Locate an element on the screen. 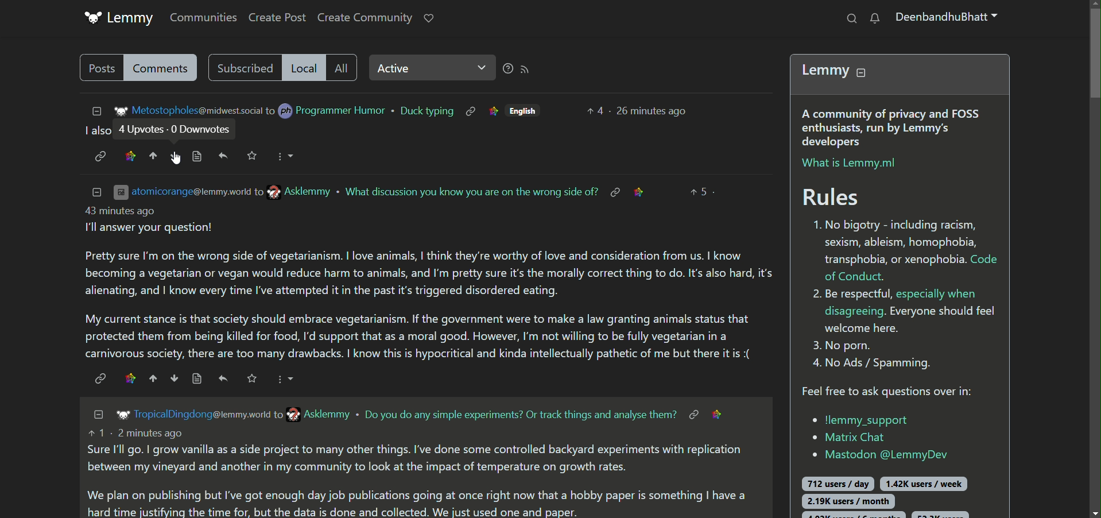 This screenshot has width=1101, height=518. communities is located at coordinates (200, 17).